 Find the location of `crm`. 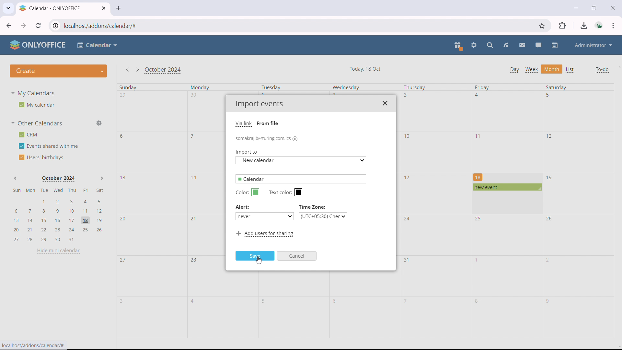

crm is located at coordinates (28, 135).